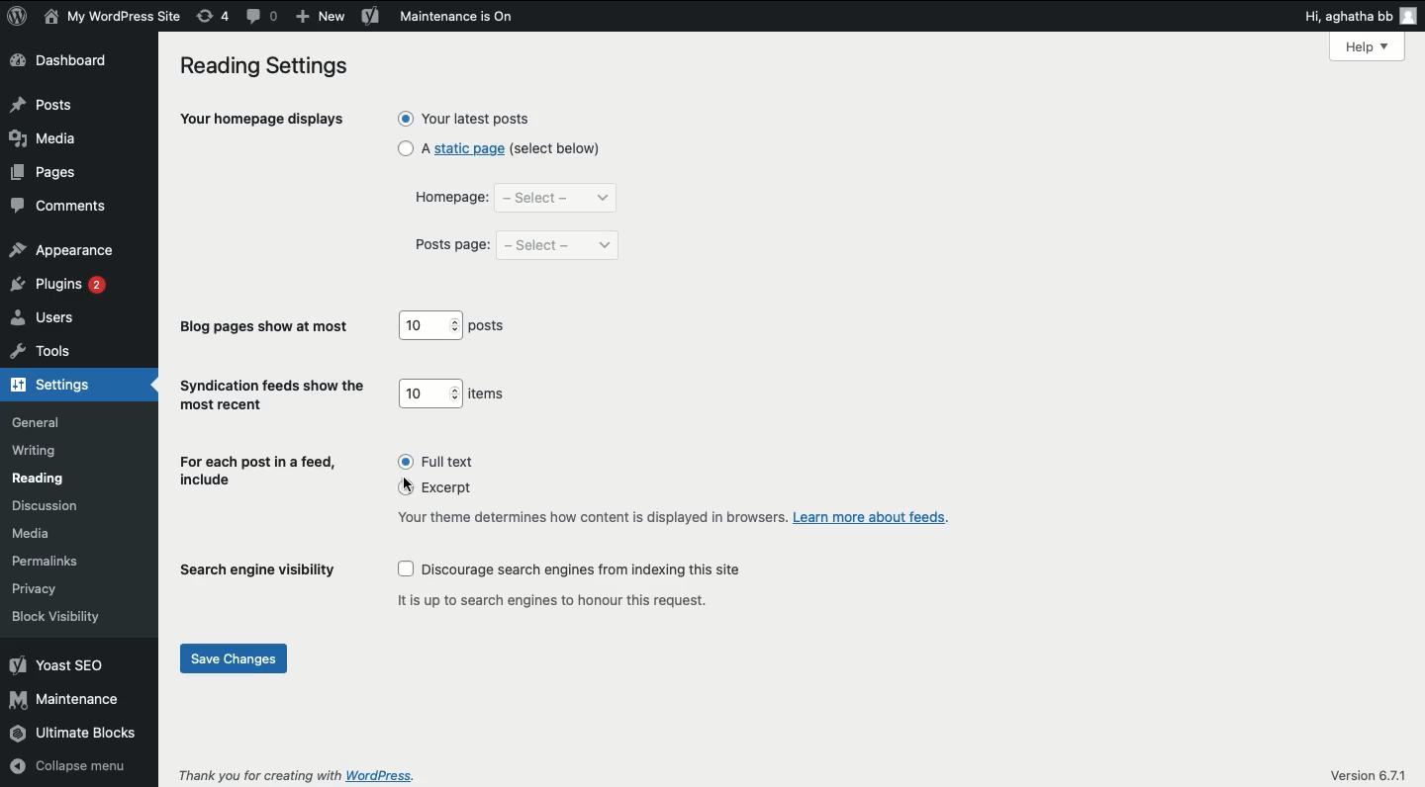 The height and width of the screenshot is (787, 1425). What do you see at coordinates (298, 772) in the screenshot?
I see `thank you for creating with wordpress` at bounding box center [298, 772].